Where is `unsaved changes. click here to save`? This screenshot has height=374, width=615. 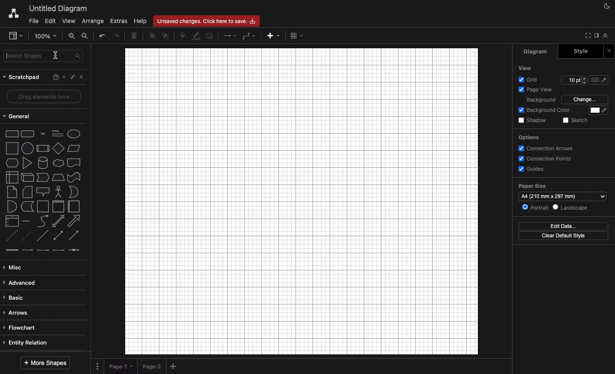 unsaved changes. click here to save is located at coordinates (205, 20).